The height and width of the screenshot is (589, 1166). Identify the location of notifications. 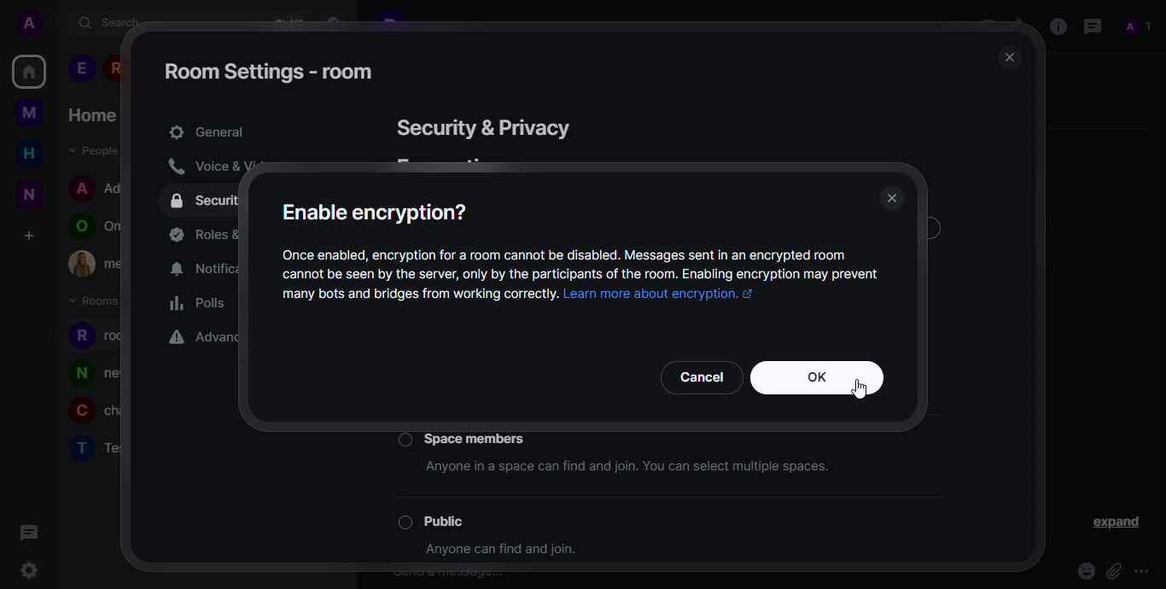
(197, 270).